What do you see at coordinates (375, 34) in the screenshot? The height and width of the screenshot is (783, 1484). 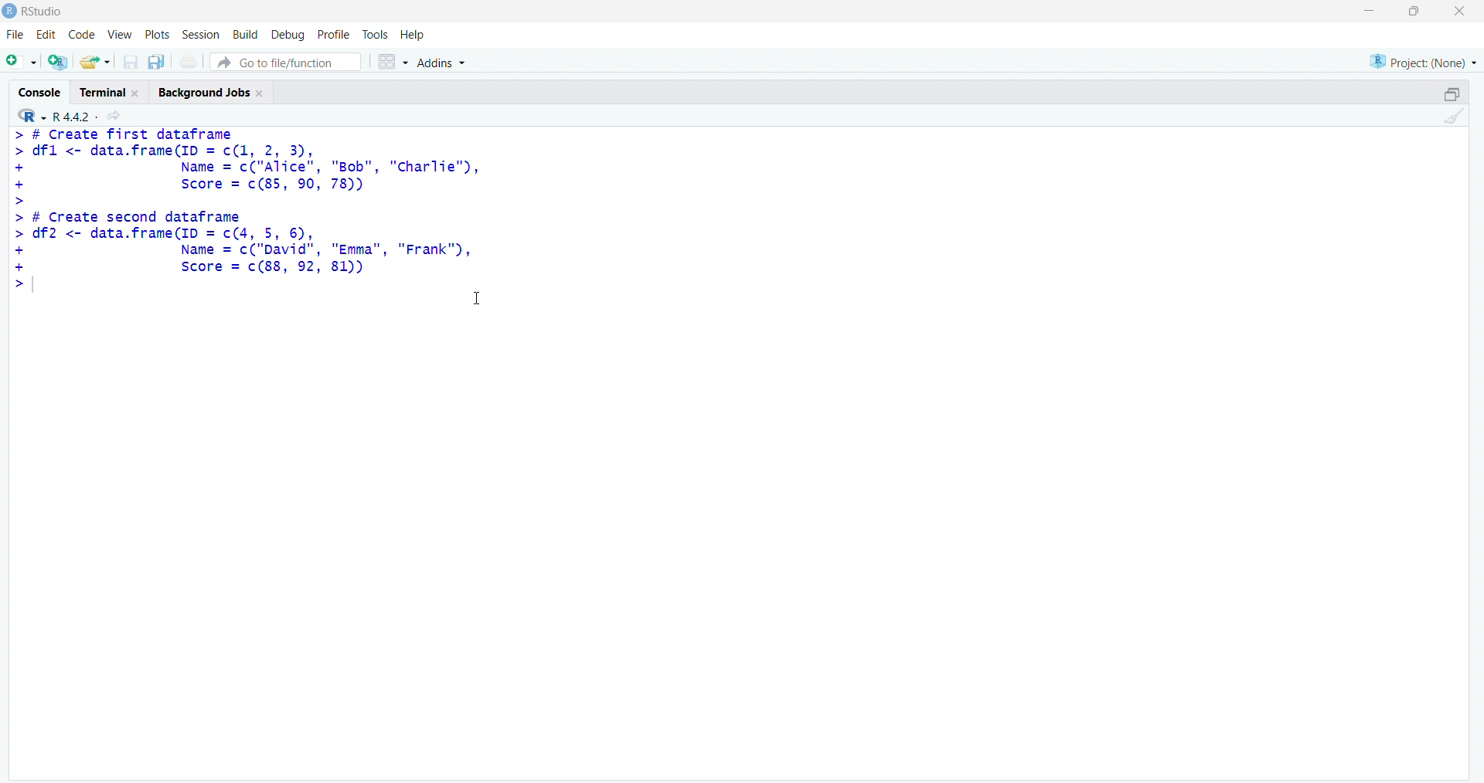 I see `Tools` at bounding box center [375, 34].